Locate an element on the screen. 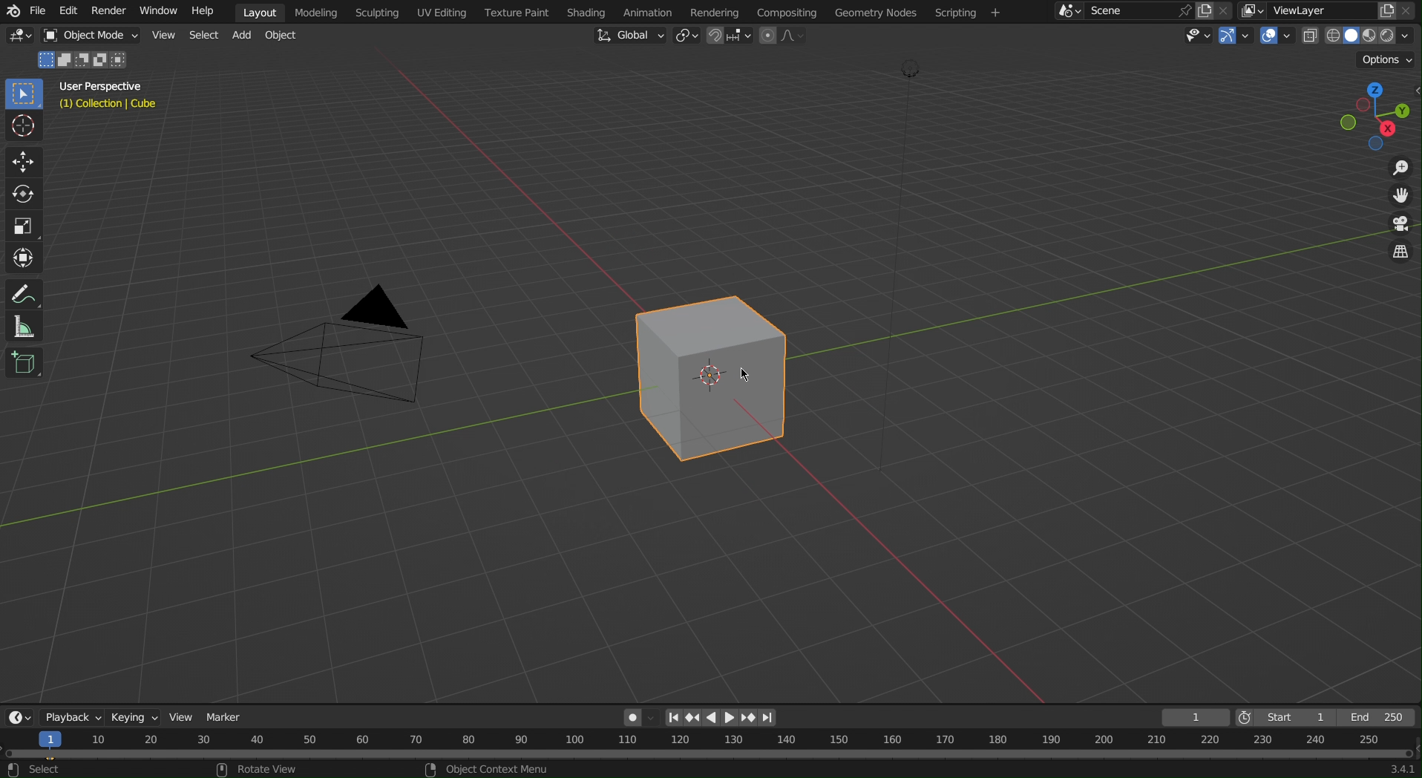  Snap is located at coordinates (729, 36).